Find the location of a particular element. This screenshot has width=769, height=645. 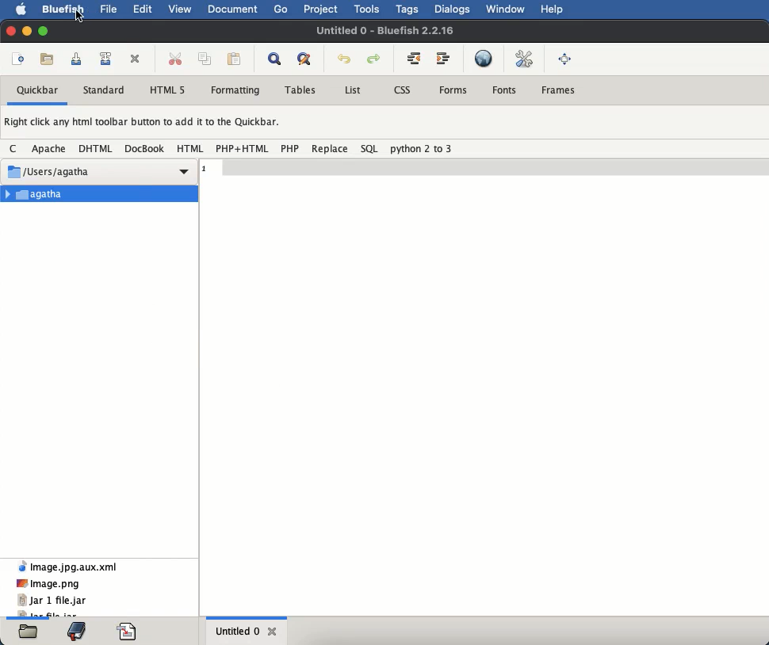

tools is located at coordinates (368, 10).